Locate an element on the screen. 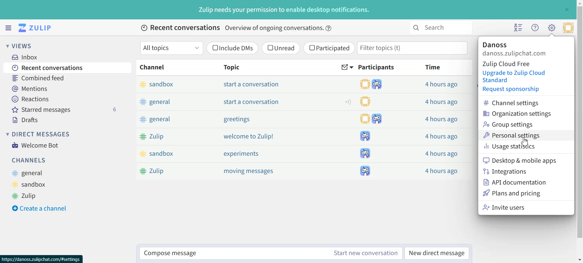 The width and height of the screenshot is (583, 263). 4 hours ago is located at coordinates (442, 85).